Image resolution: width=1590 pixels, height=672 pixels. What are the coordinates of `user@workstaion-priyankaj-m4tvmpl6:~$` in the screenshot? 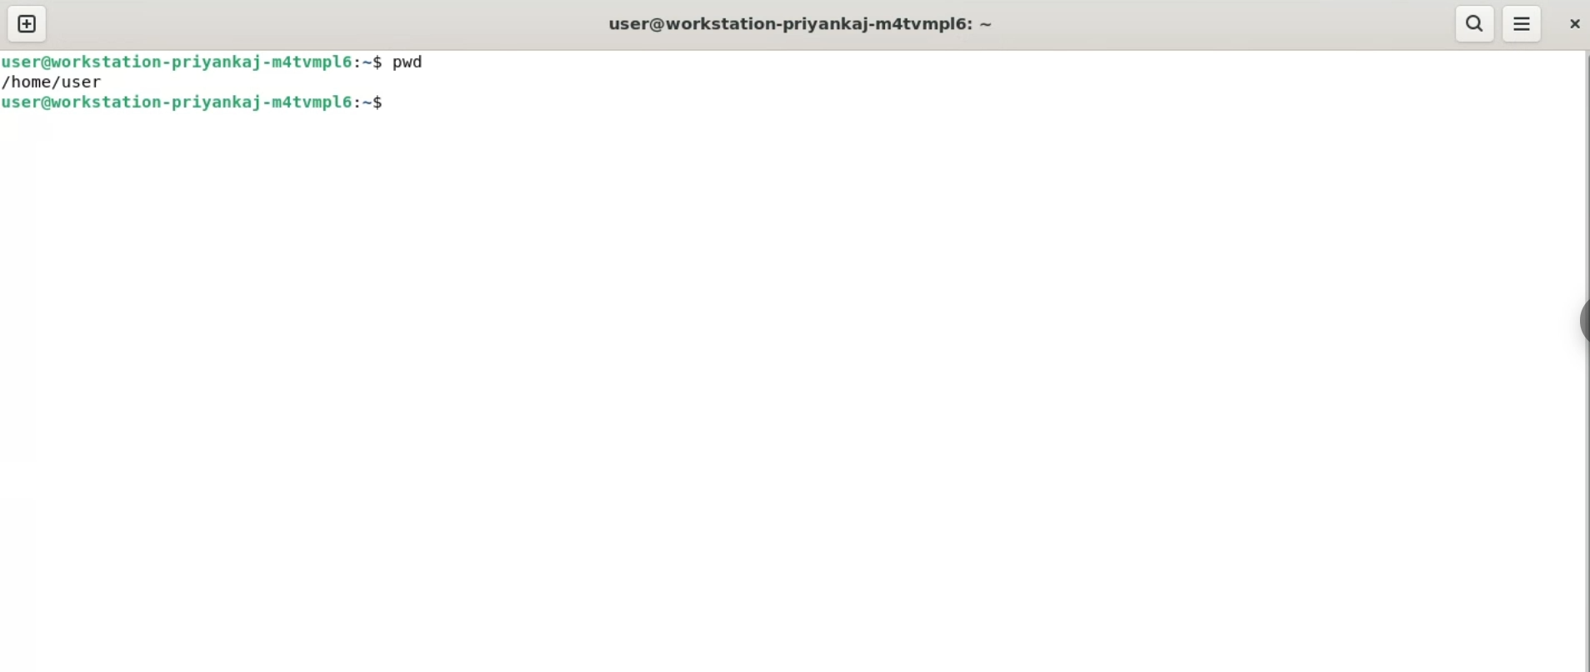 It's located at (192, 61).